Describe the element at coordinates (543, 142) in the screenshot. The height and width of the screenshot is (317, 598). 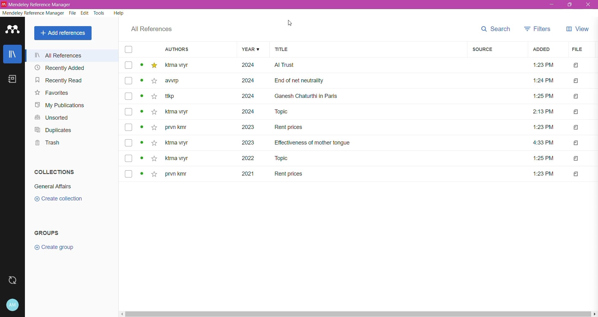
I see `4:33 PM` at that location.